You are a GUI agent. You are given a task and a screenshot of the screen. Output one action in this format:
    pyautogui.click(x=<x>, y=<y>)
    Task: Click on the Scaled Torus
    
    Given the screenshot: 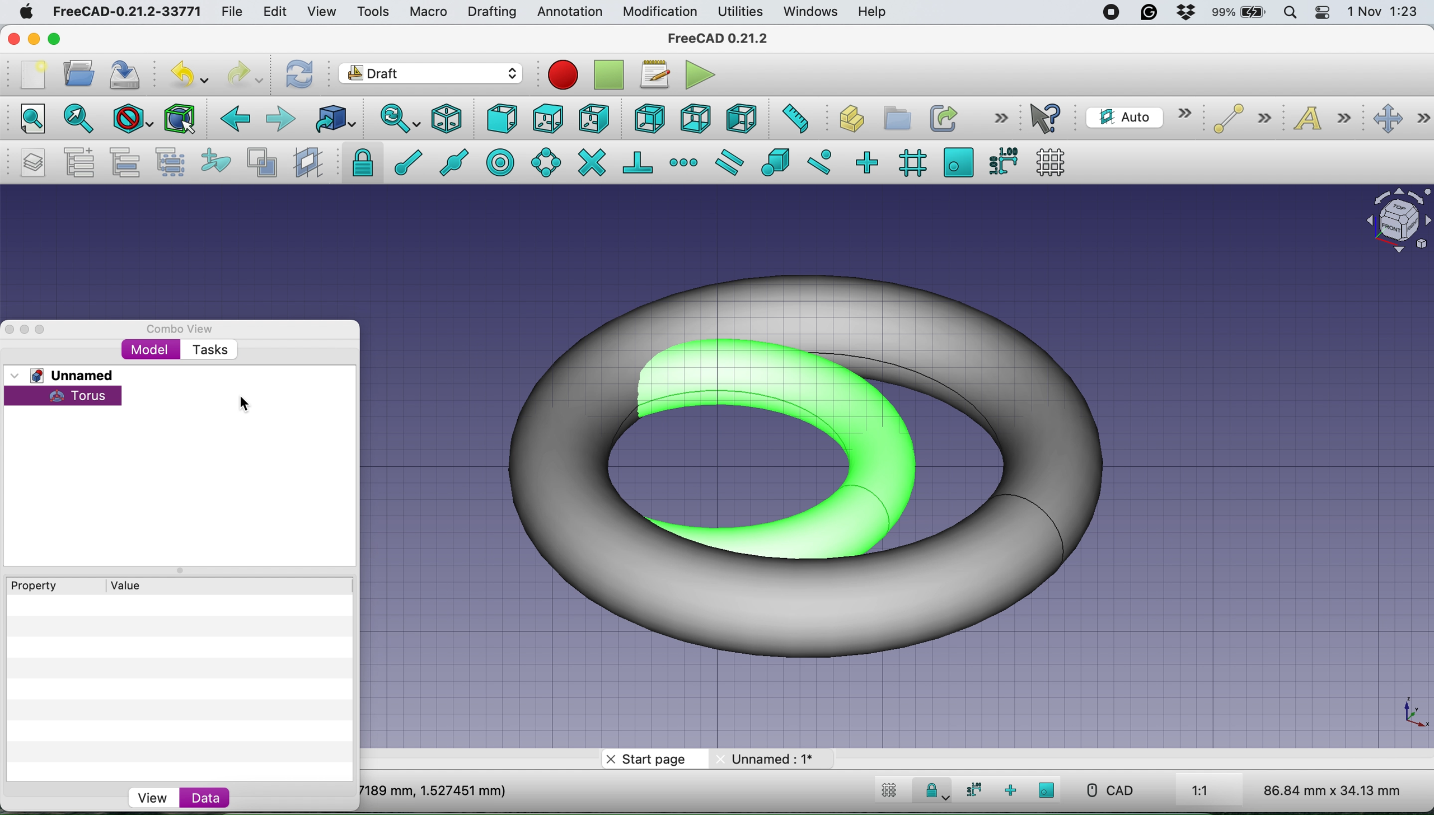 What is the action you would take?
    pyautogui.click(x=823, y=462)
    